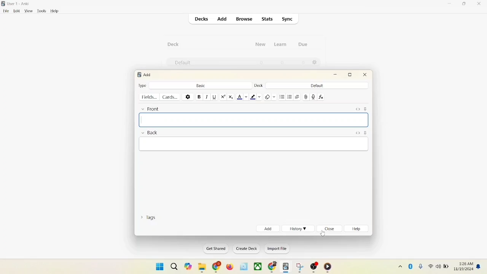  What do you see at coordinates (290, 96) in the screenshot?
I see `ordered list` at bounding box center [290, 96].